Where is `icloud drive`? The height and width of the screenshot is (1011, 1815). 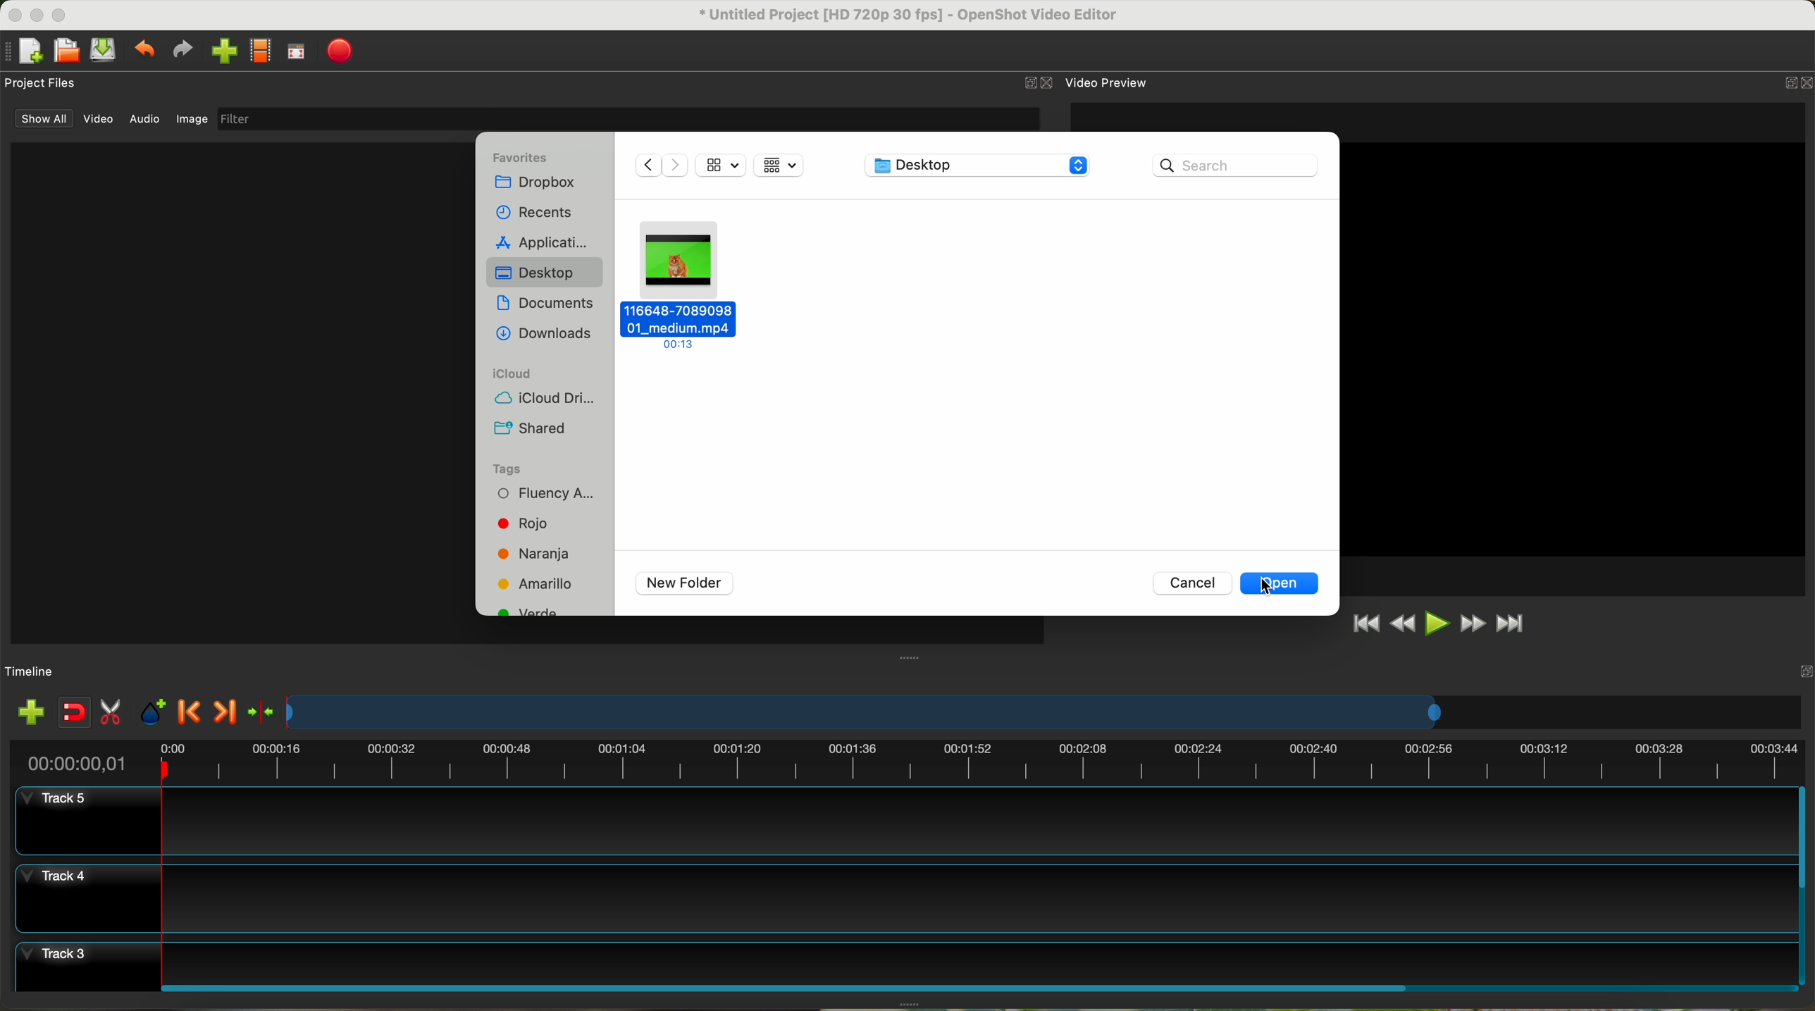
icloud drive is located at coordinates (538, 400).